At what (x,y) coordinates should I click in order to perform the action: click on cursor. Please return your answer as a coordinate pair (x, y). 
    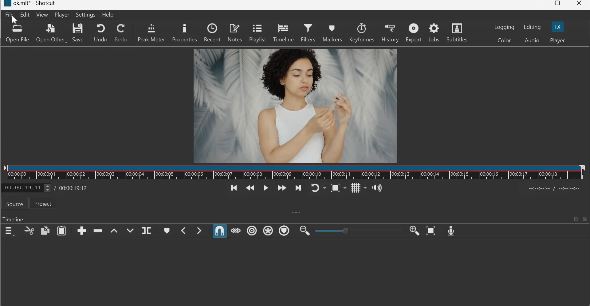
    Looking at the image, I should click on (15, 21).